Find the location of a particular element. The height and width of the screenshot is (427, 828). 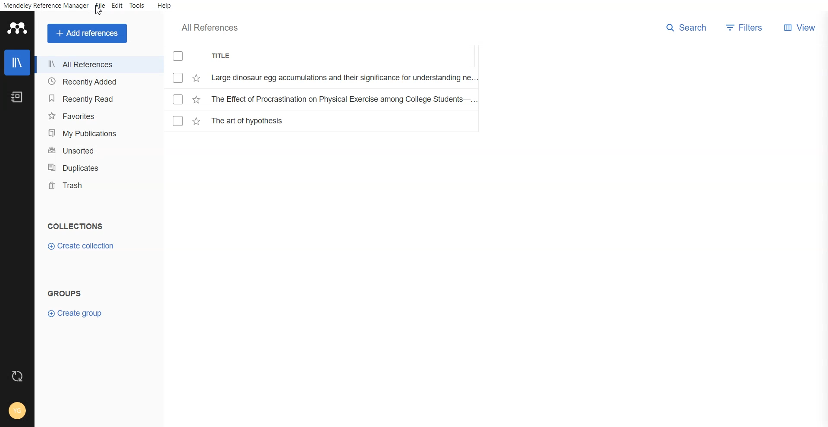

Help is located at coordinates (163, 5).